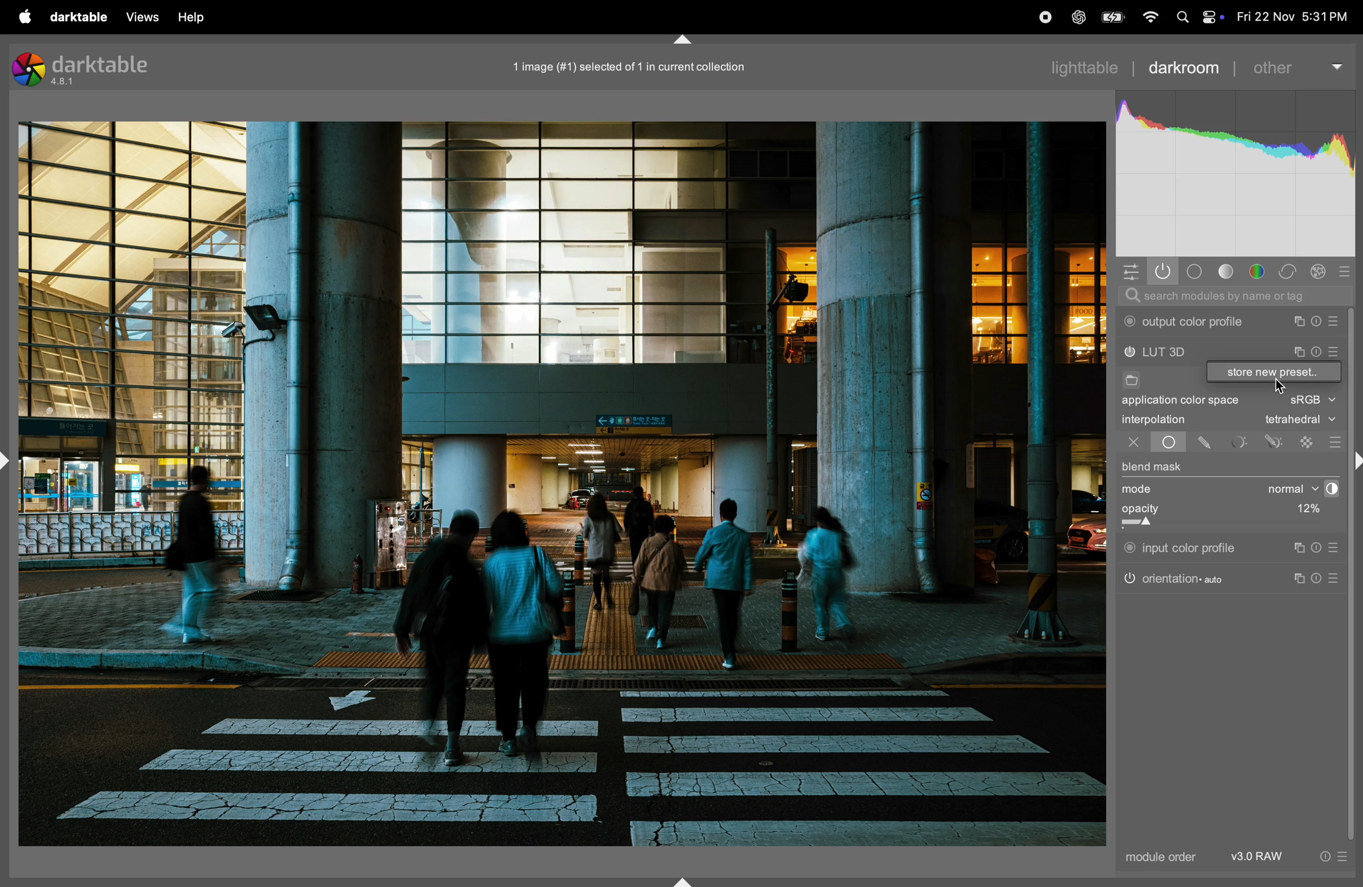 The width and height of the screenshot is (1363, 887). What do you see at coordinates (1355, 573) in the screenshot?
I see `scroll bar` at bounding box center [1355, 573].